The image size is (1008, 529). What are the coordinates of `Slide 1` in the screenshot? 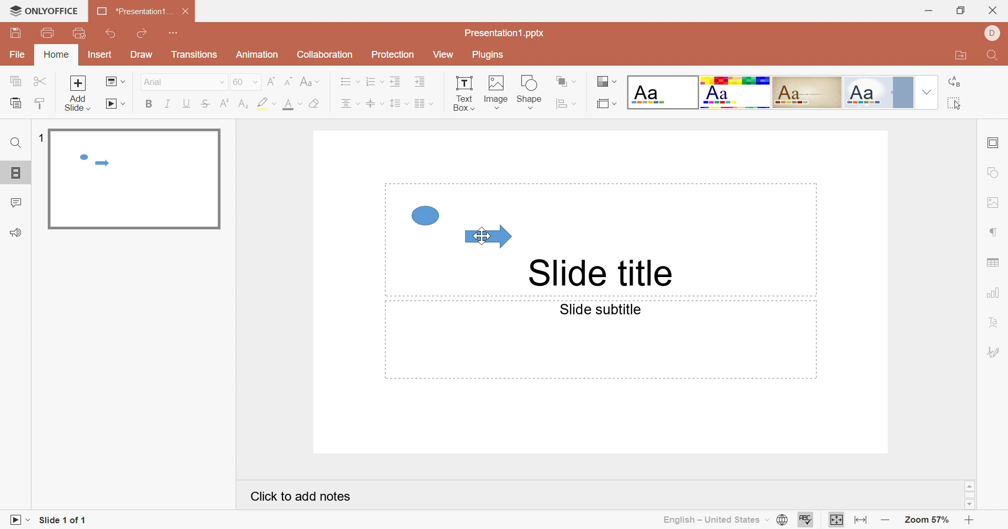 It's located at (137, 180).